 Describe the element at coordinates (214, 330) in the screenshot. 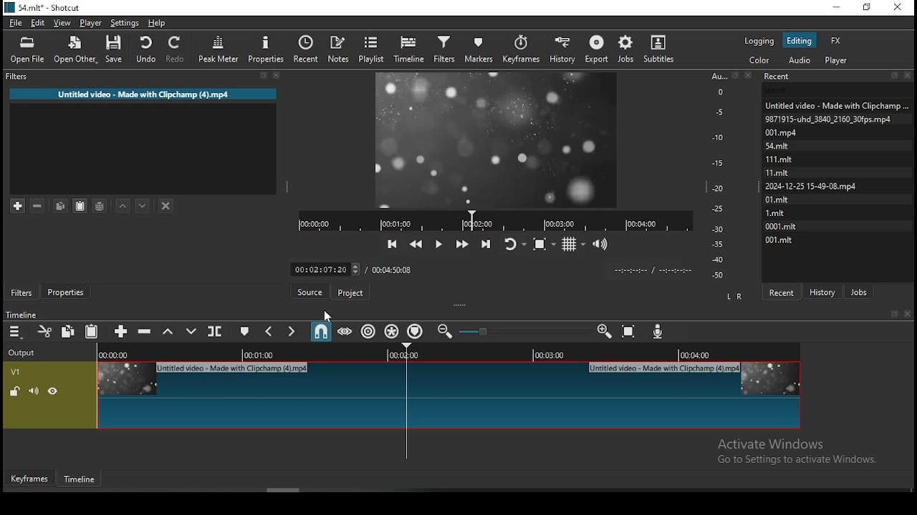

I see `split at playhead` at that location.